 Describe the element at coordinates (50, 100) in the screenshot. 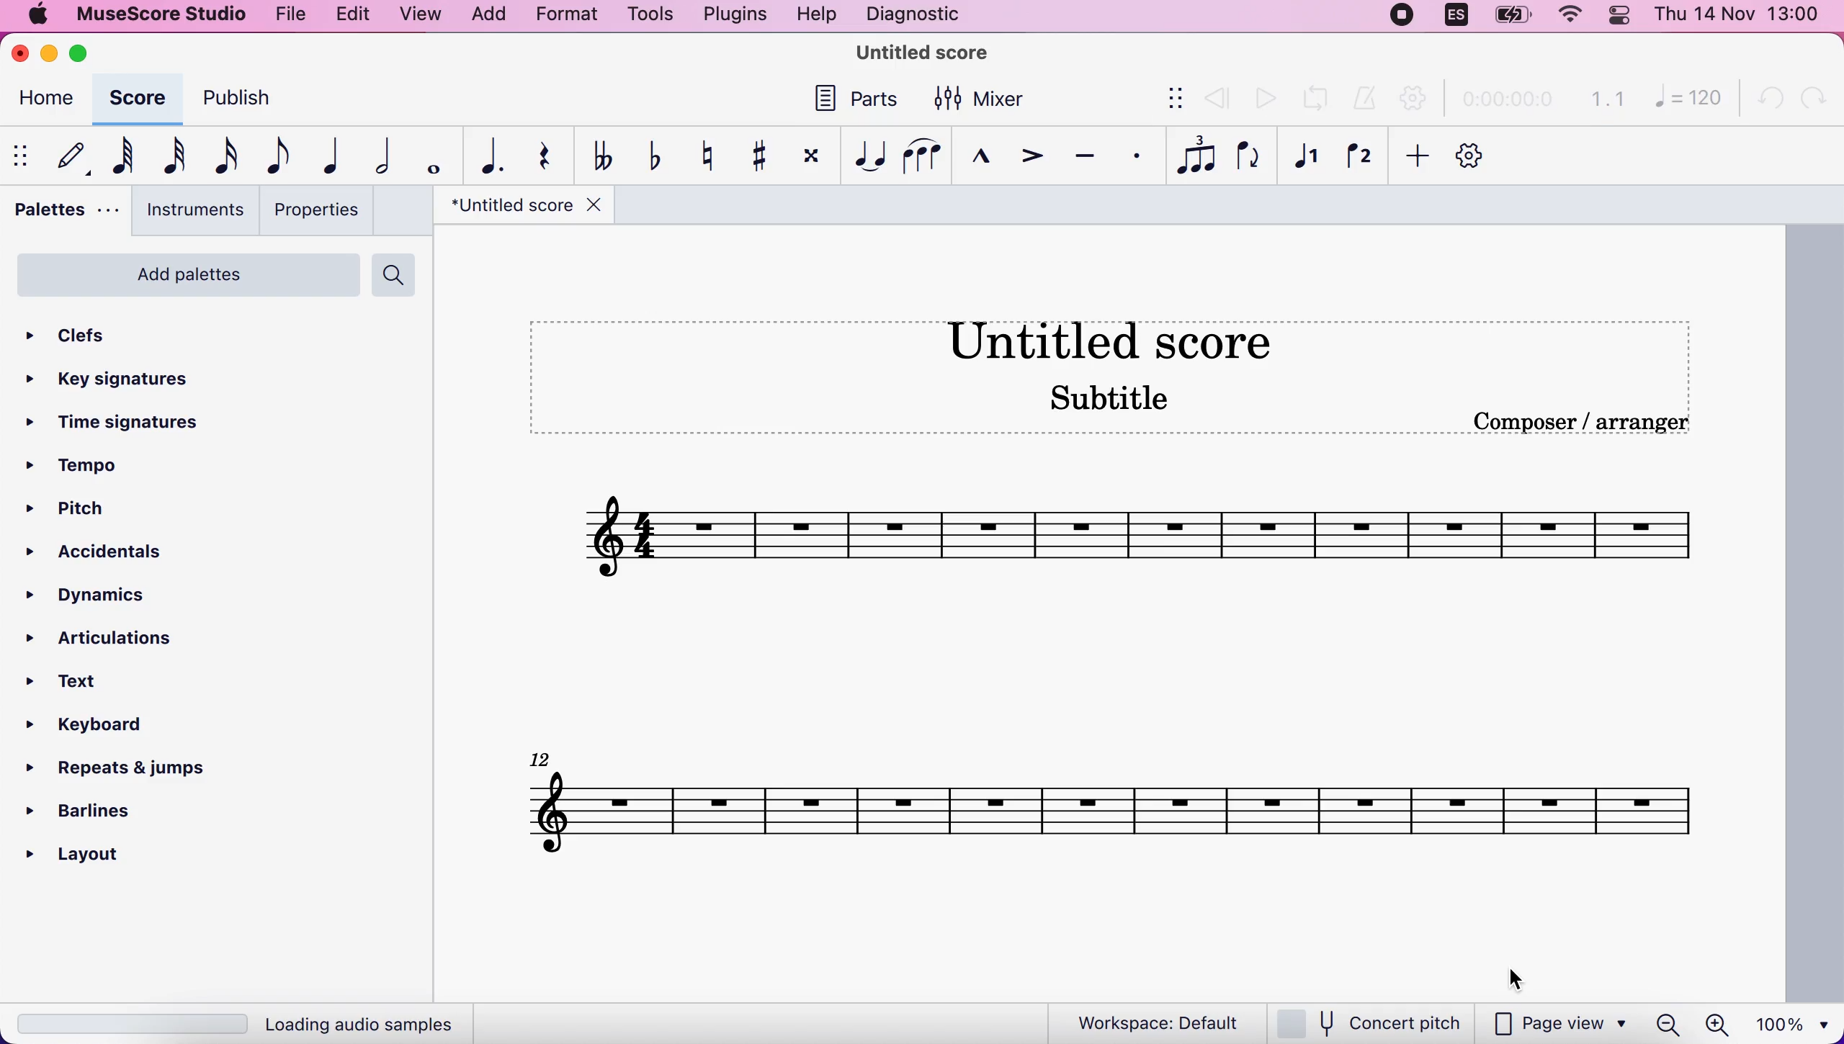

I see `home` at that location.